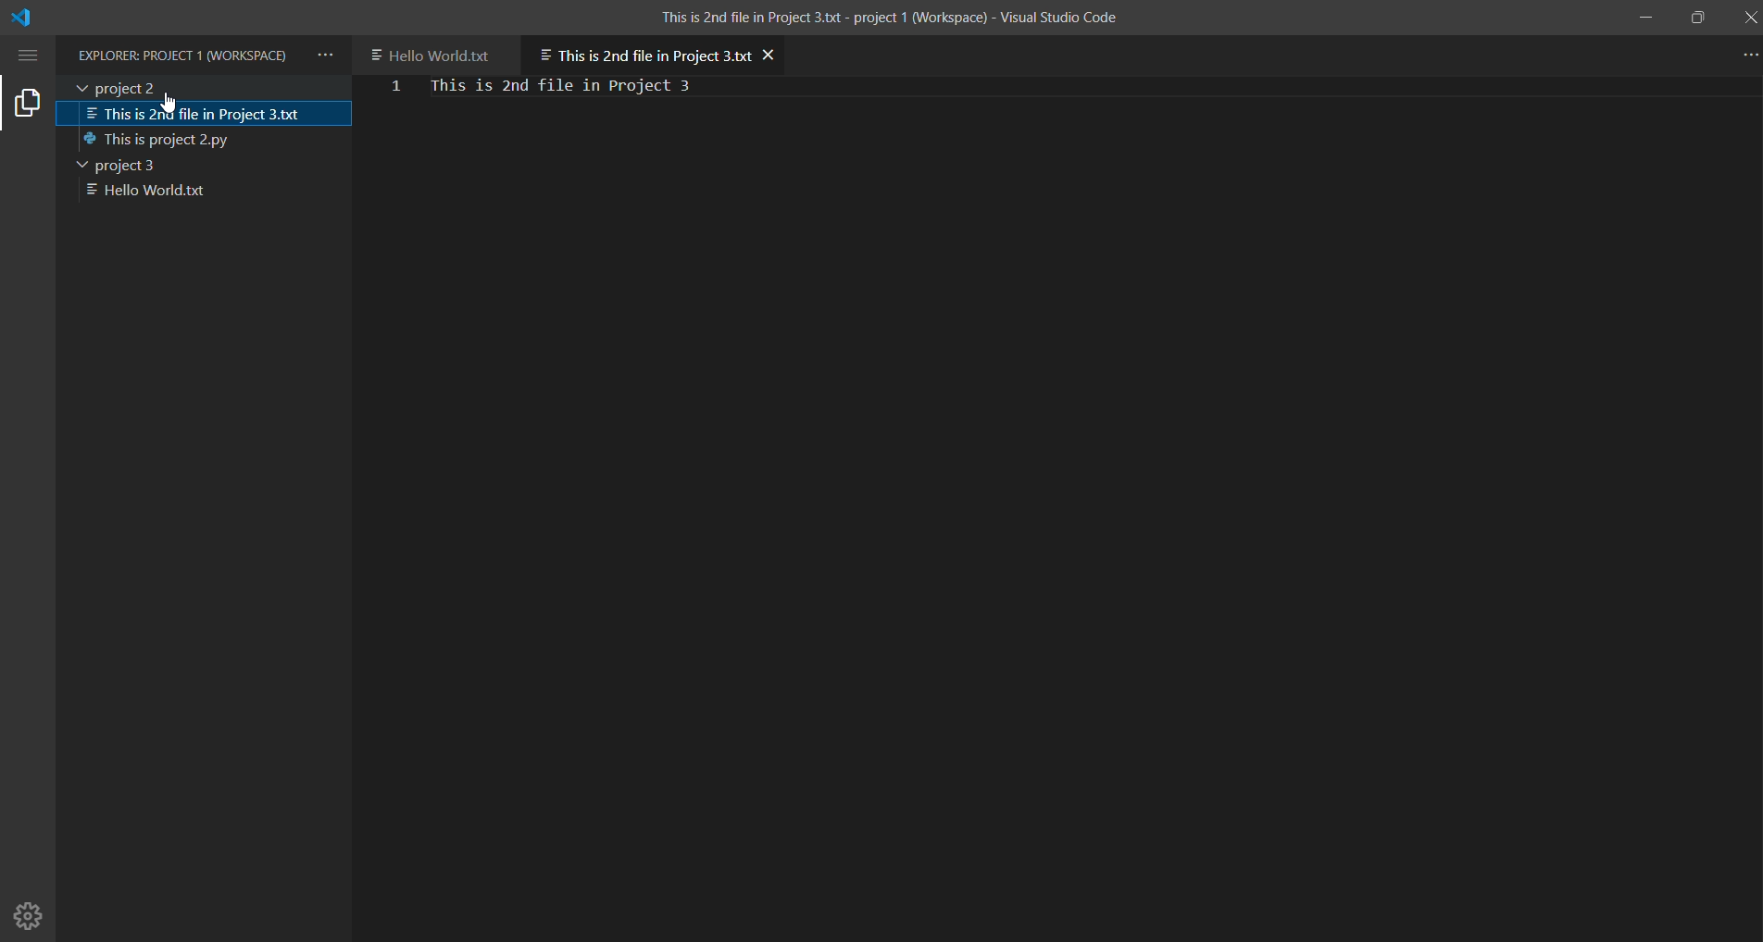 The image size is (1763, 942). What do you see at coordinates (771, 54) in the screenshot?
I see `close file` at bounding box center [771, 54].